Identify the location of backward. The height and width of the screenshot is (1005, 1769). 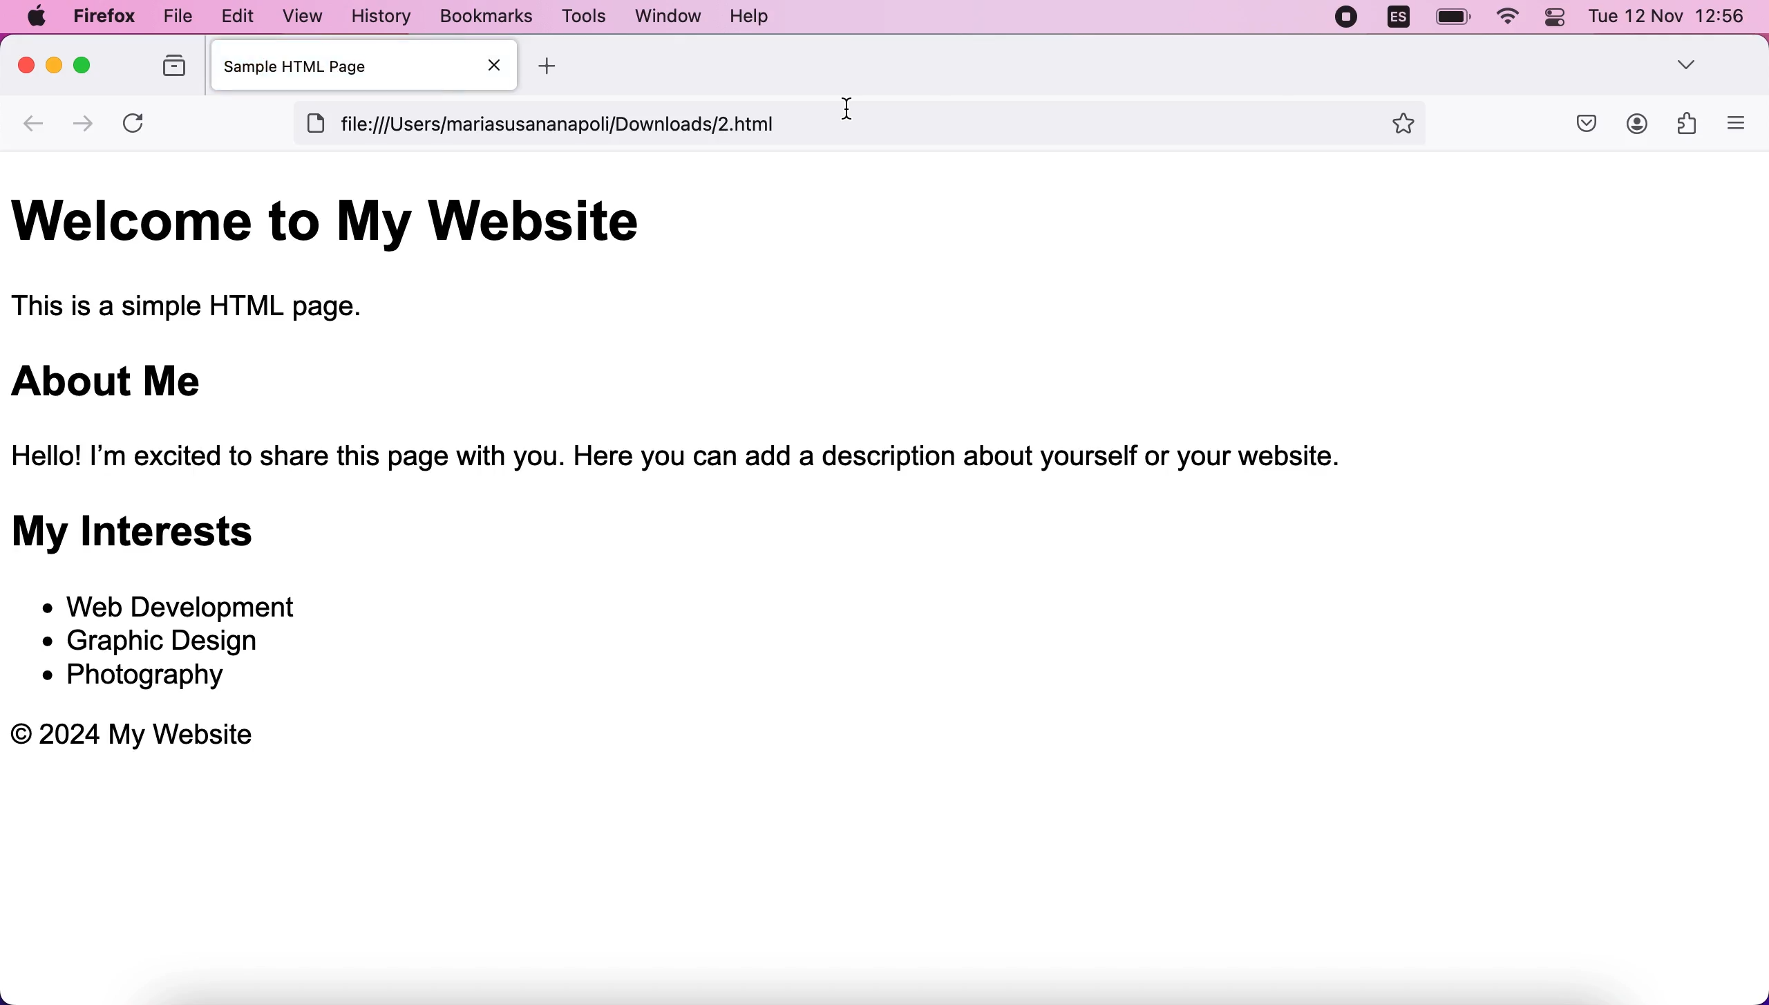
(37, 129).